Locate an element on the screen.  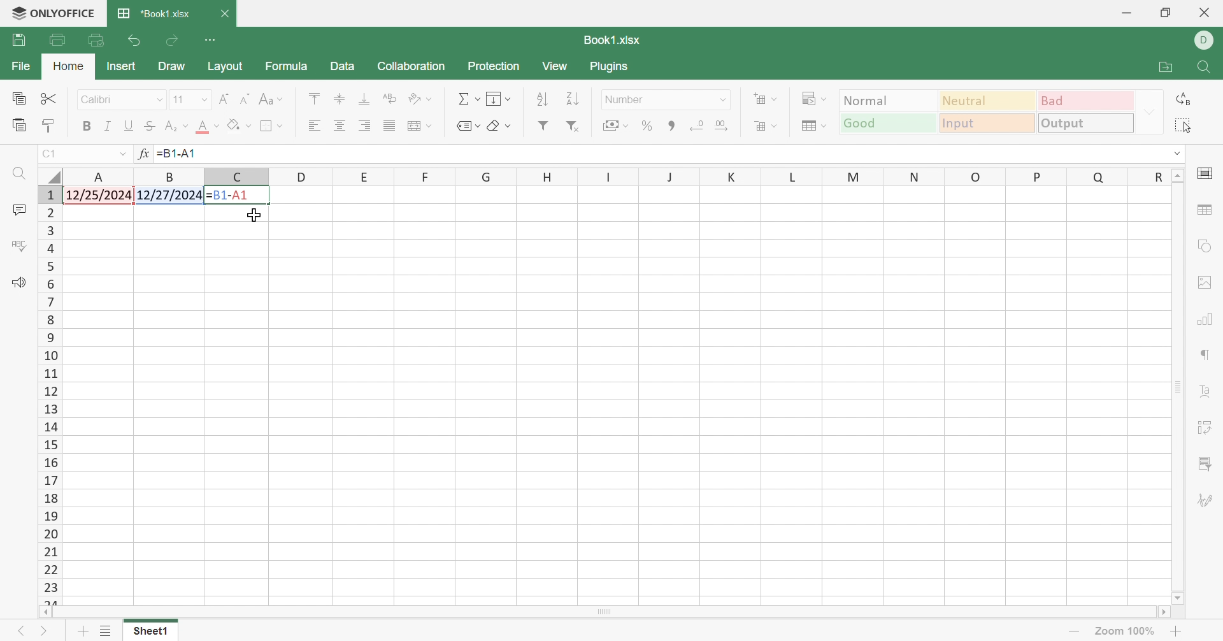
View is located at coordinates (554, 67).